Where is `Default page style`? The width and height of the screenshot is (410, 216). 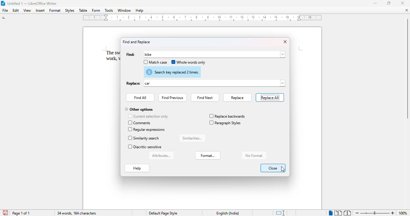
Default page style is located at coordinates (163, 213).